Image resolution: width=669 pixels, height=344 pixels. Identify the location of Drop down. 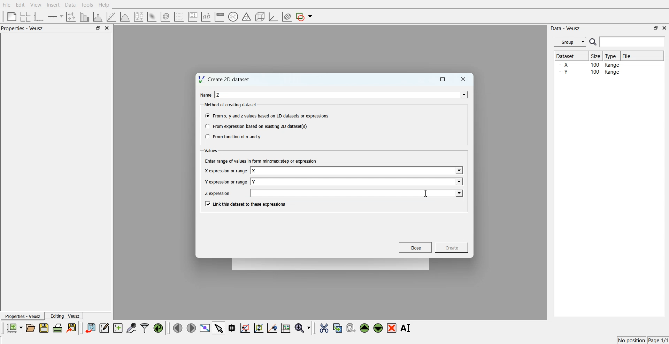
(458, 181).